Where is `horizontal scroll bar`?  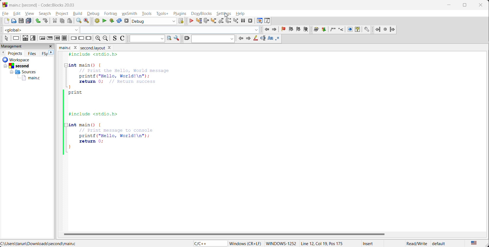 horizontal scroll bar is located at coordinates (225, 234).